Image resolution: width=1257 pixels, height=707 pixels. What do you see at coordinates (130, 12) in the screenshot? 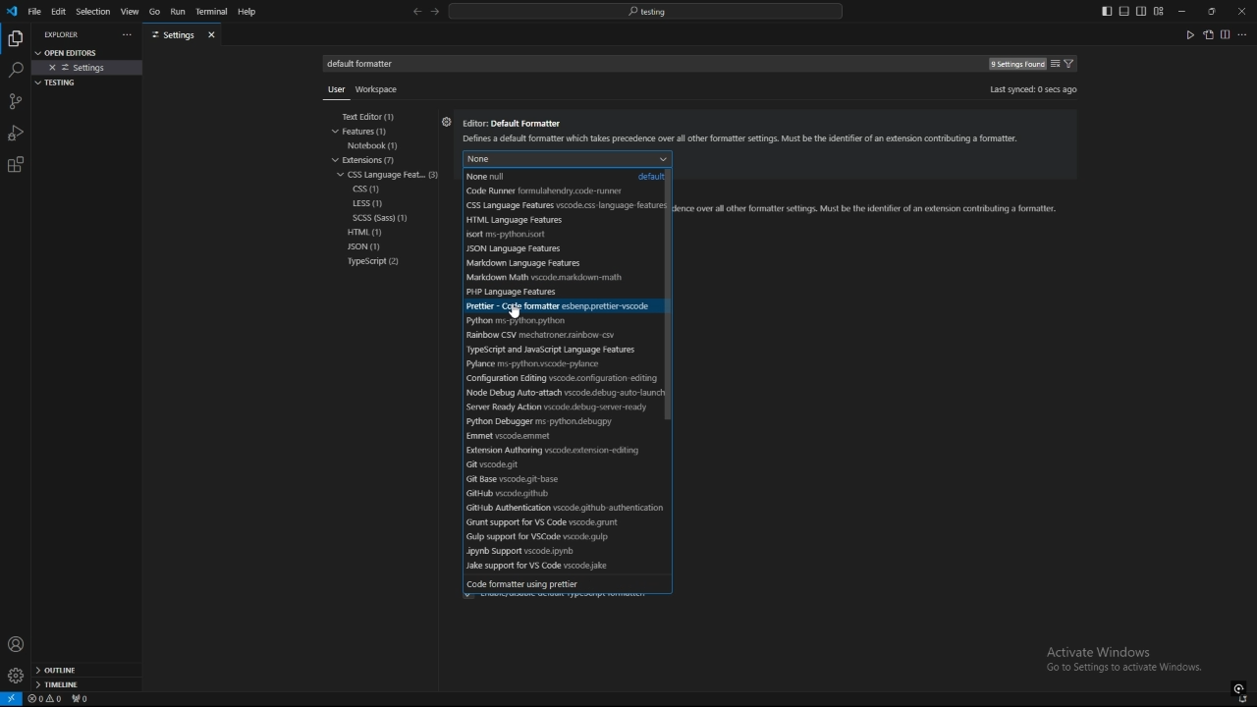
I see `view` at bounding box center [130, 12].